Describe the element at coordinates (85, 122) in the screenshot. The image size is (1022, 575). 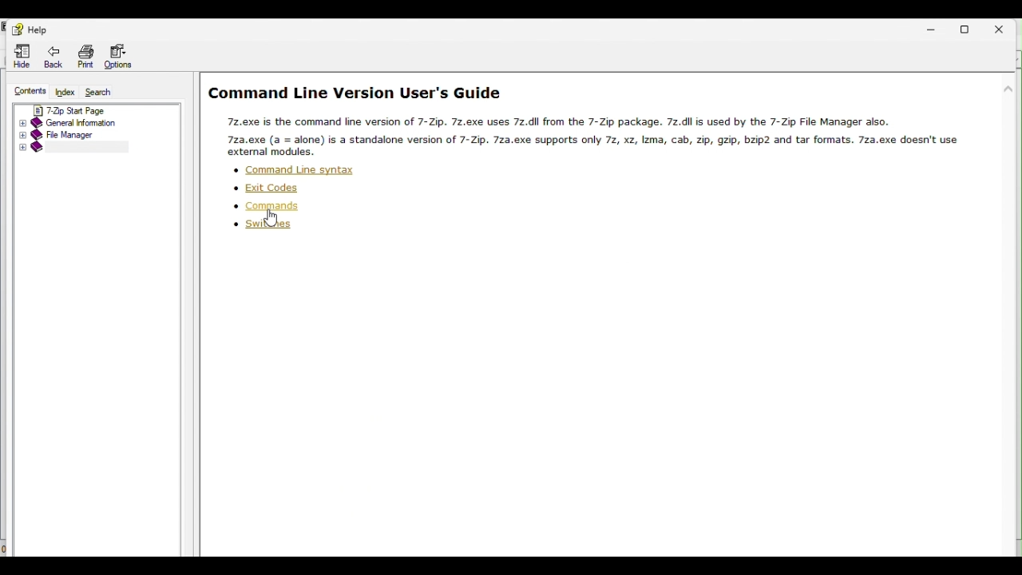
I see `General information` at that location.